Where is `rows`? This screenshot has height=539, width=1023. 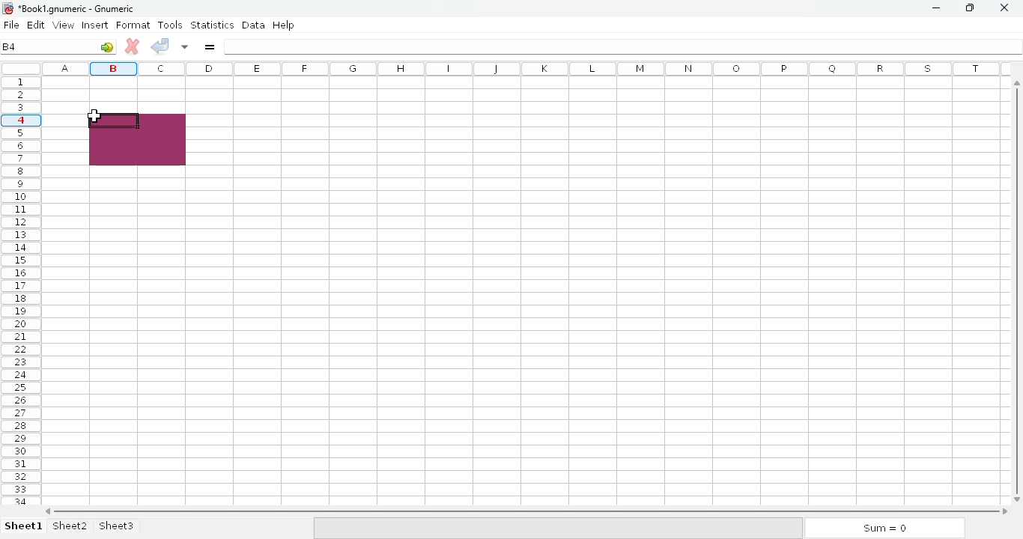 rows is located at coordinates (22, 290).